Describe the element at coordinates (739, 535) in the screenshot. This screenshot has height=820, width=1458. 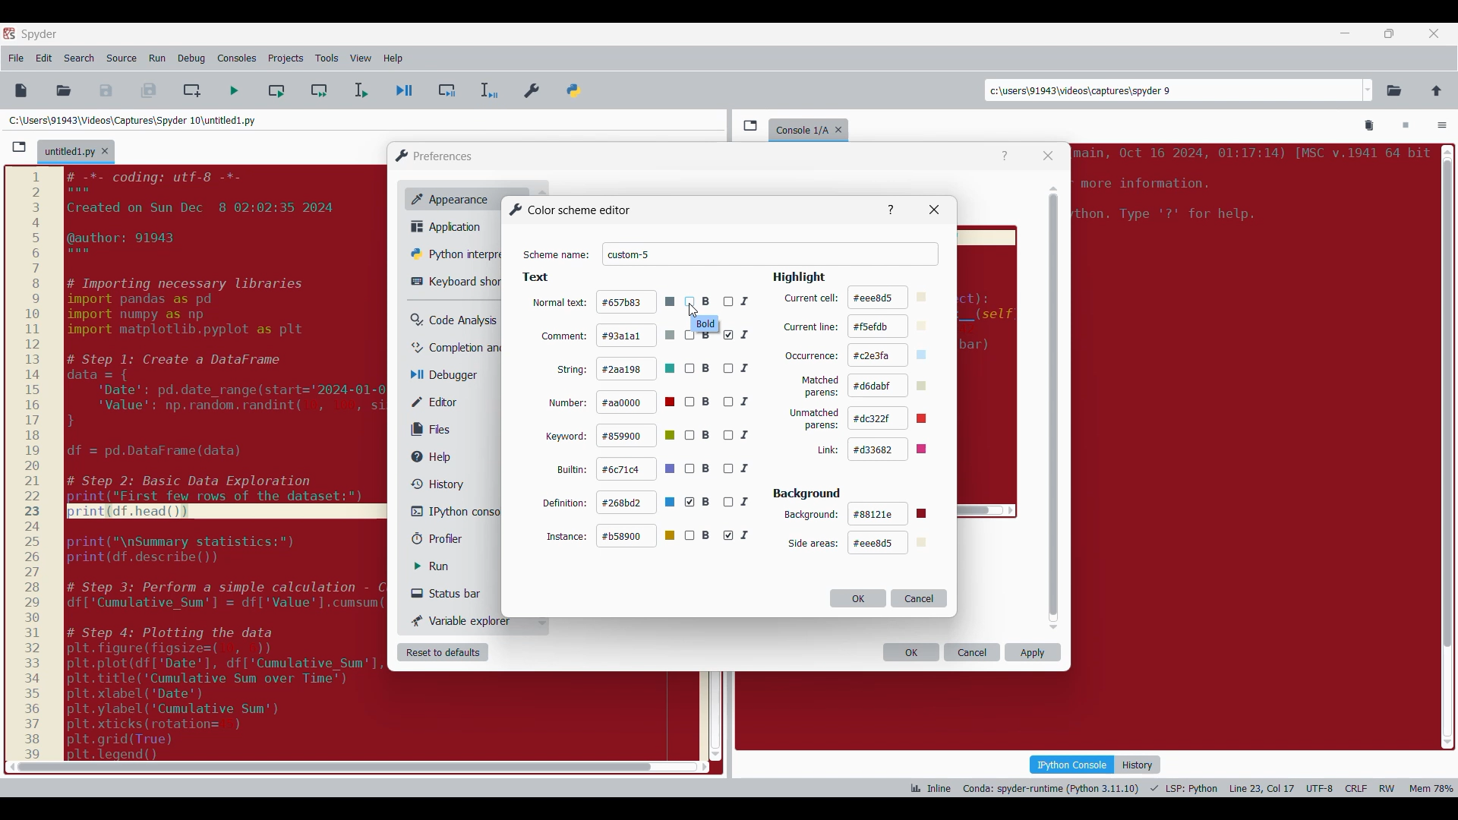
I see `I` at that location.